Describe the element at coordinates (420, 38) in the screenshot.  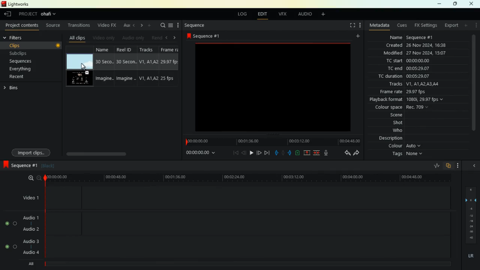
I see `Sequence #1` at that location.